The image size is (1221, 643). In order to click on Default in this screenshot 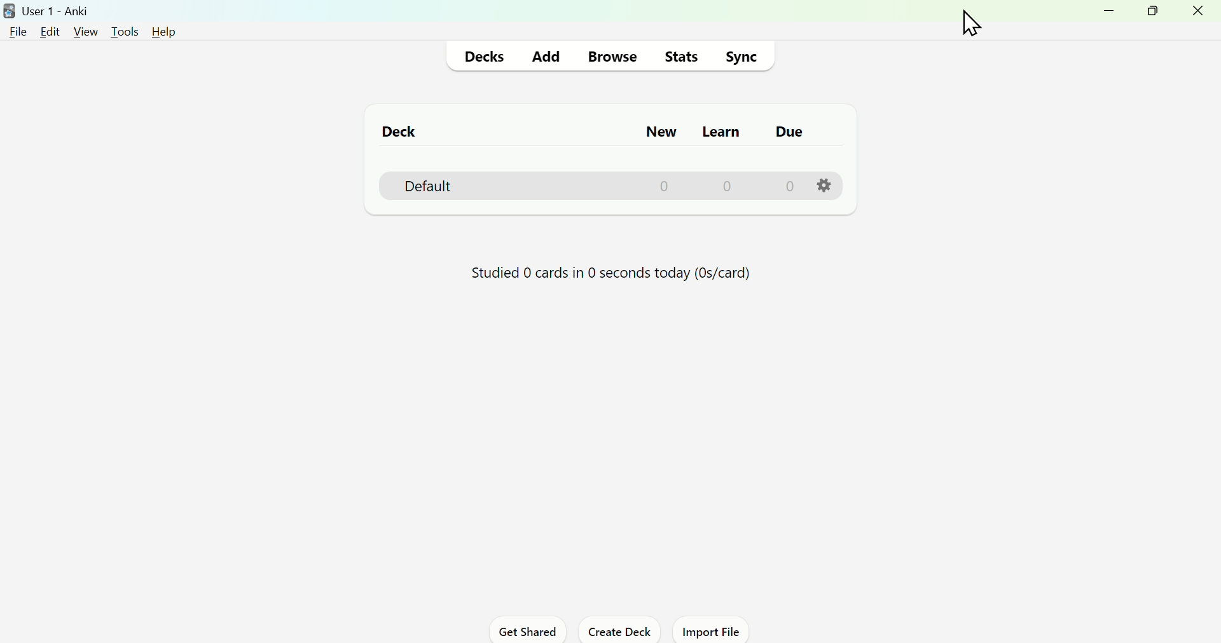, I will do `click(420, 185)`.